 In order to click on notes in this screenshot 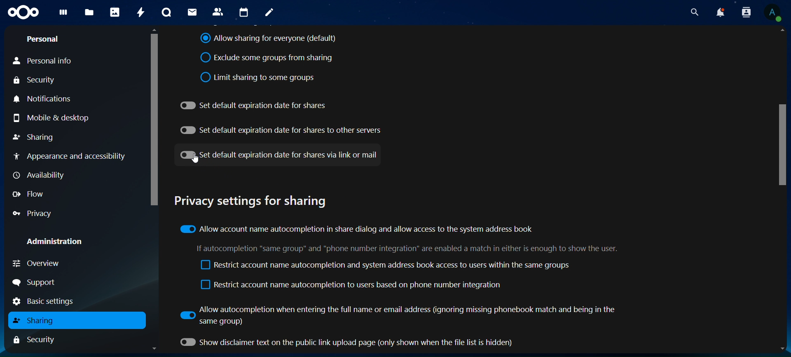, I will do `click(269, 13)`.